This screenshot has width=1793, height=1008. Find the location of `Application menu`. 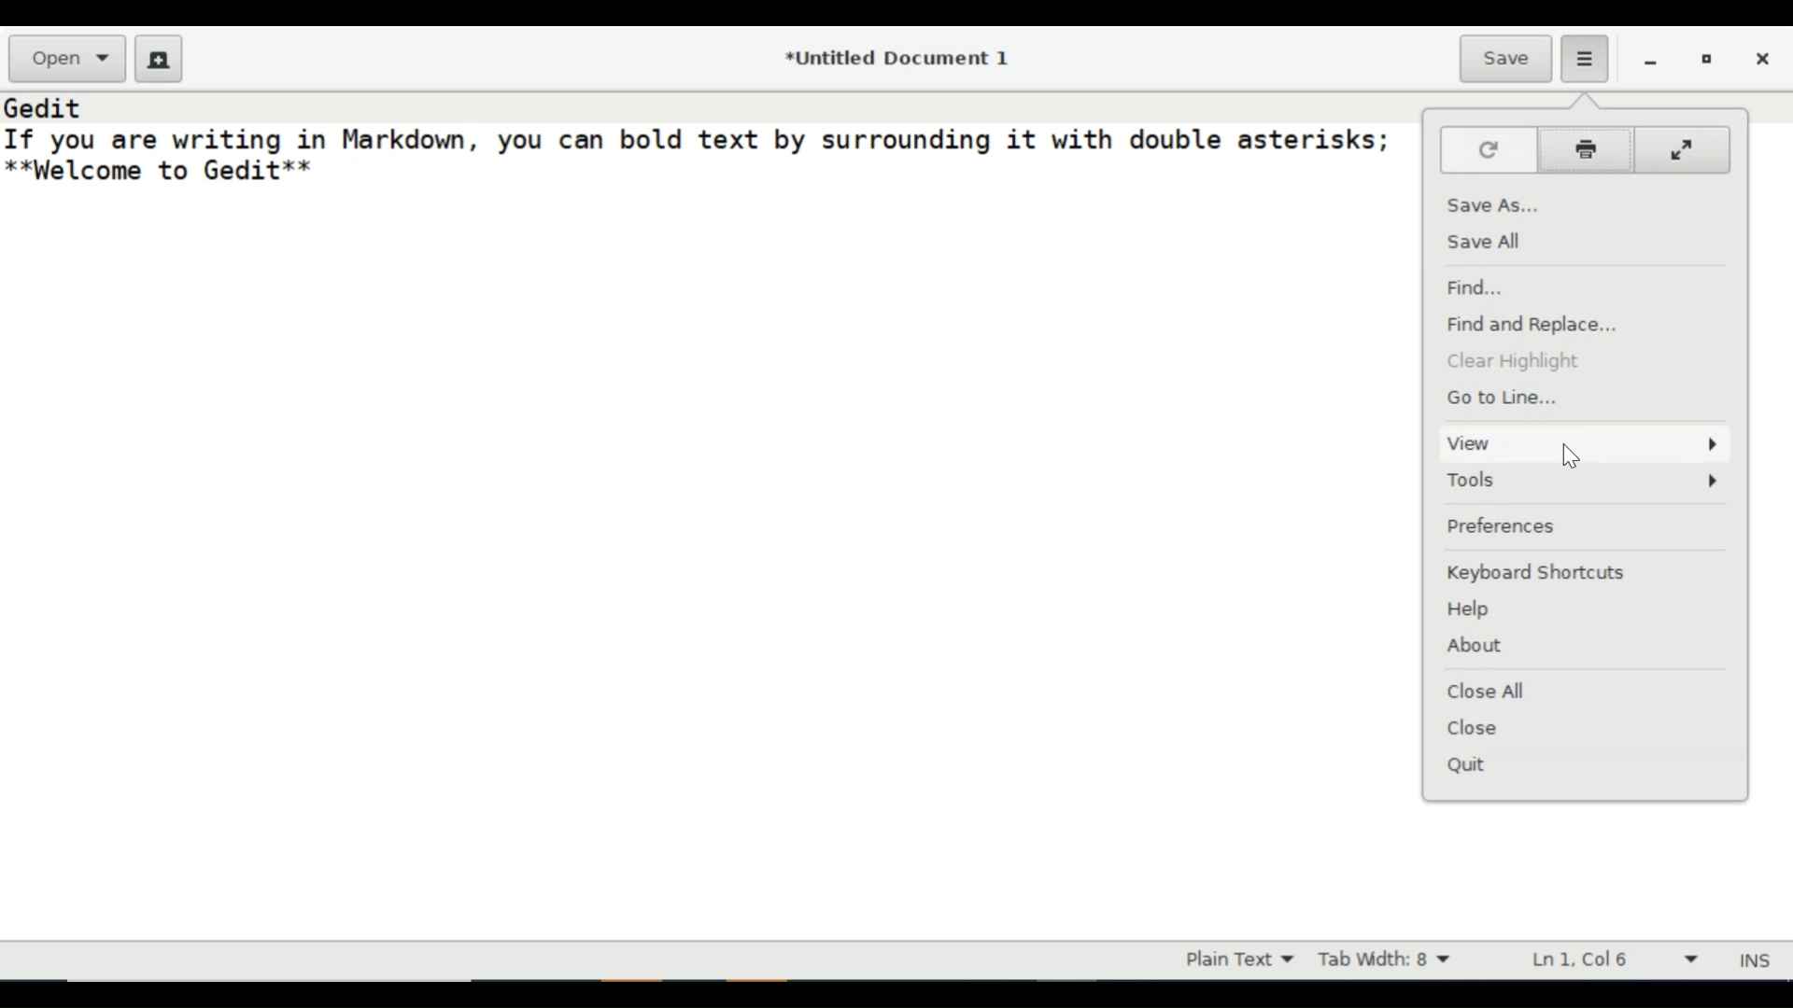

Application menu is located at coordinates (1583, 58).